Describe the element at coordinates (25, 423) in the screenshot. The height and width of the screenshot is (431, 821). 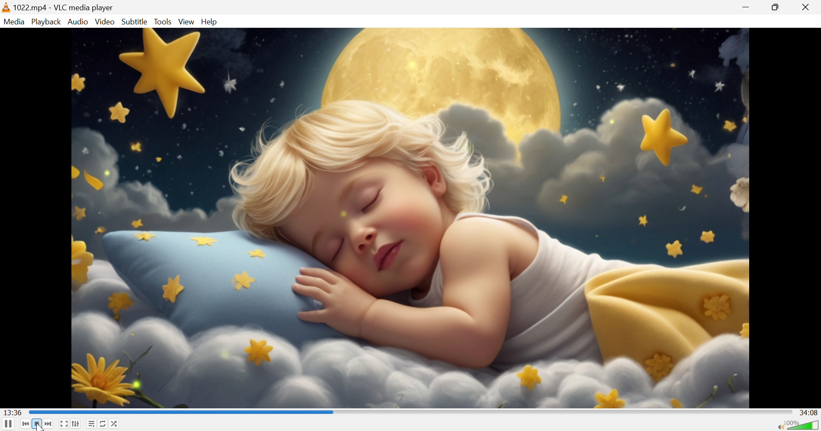
I see `Previous media in the playlist, skip backward when held` at that location.